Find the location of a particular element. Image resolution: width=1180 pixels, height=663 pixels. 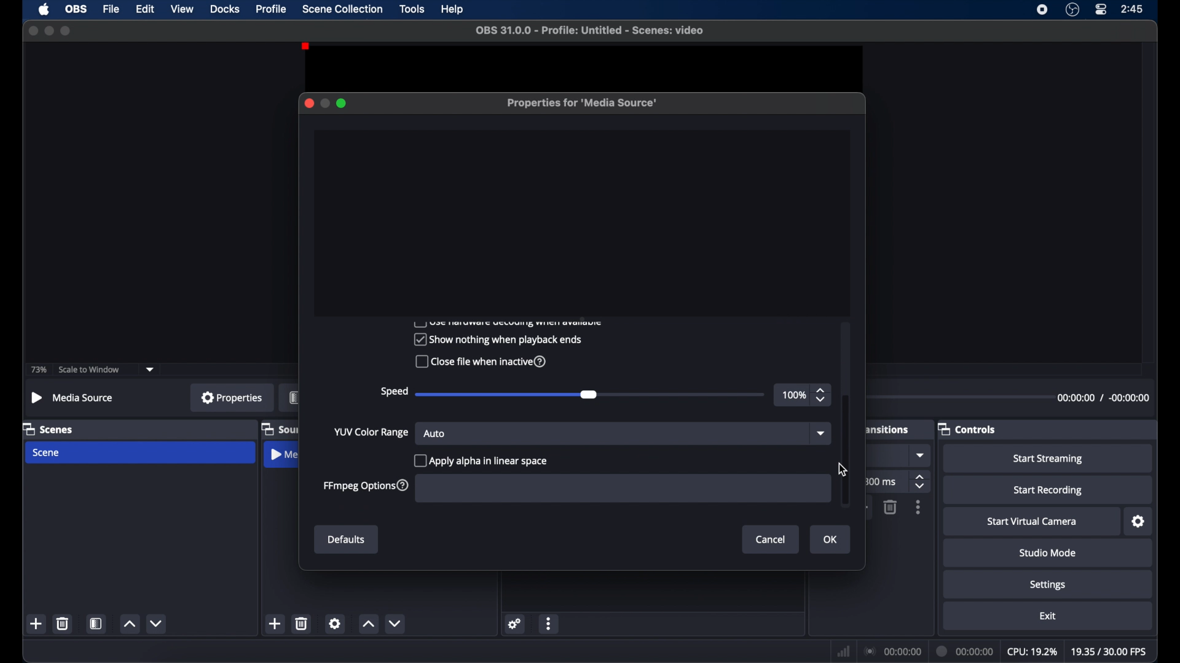

docks is located at coordinates (225, 9).